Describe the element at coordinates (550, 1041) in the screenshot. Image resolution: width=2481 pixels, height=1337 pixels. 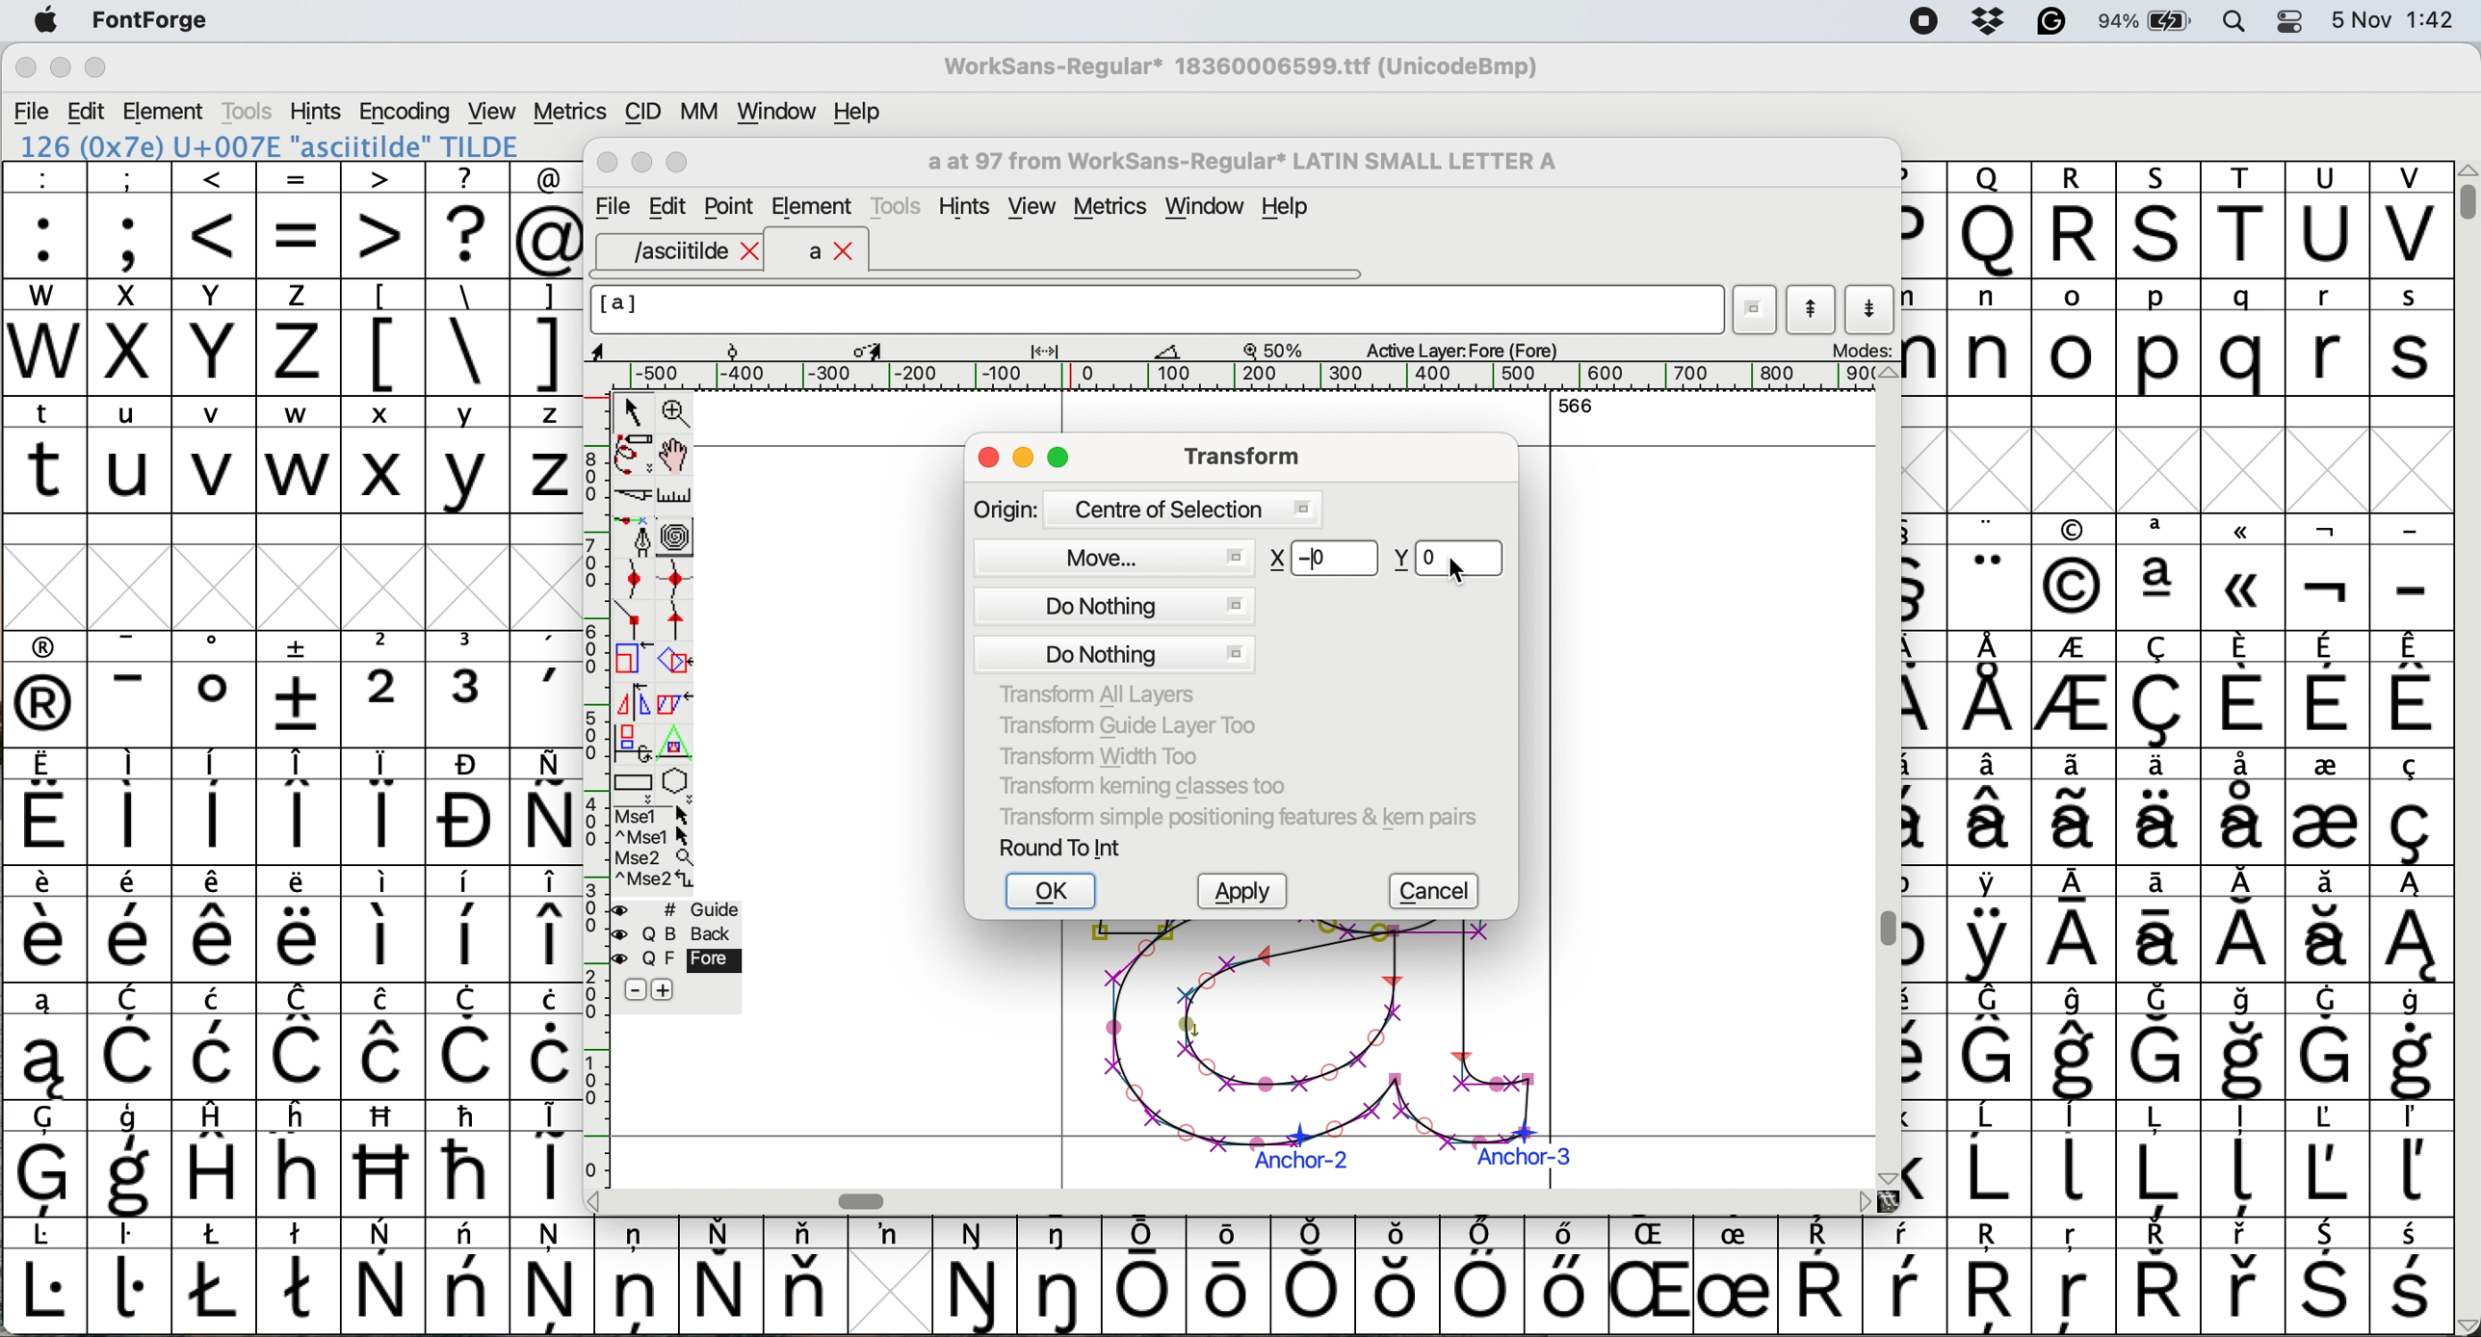
I see `symbol` at that location.